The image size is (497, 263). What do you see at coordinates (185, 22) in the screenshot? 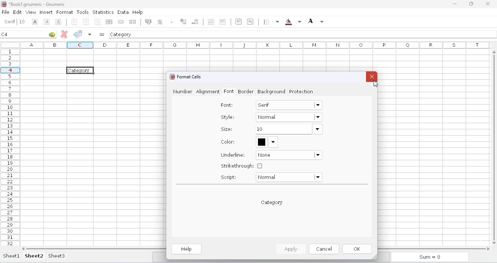
I see `set the format of the selected cells to include a thousands separator` at bounding box center [185, 22].